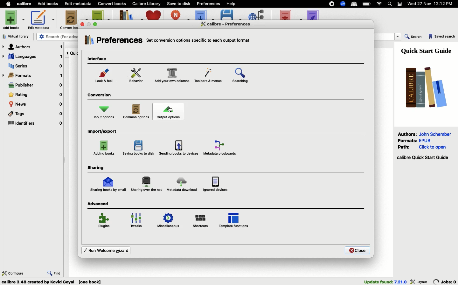 The image size is (458, 285). I want to click on Edit metadata, so click(79, 4).